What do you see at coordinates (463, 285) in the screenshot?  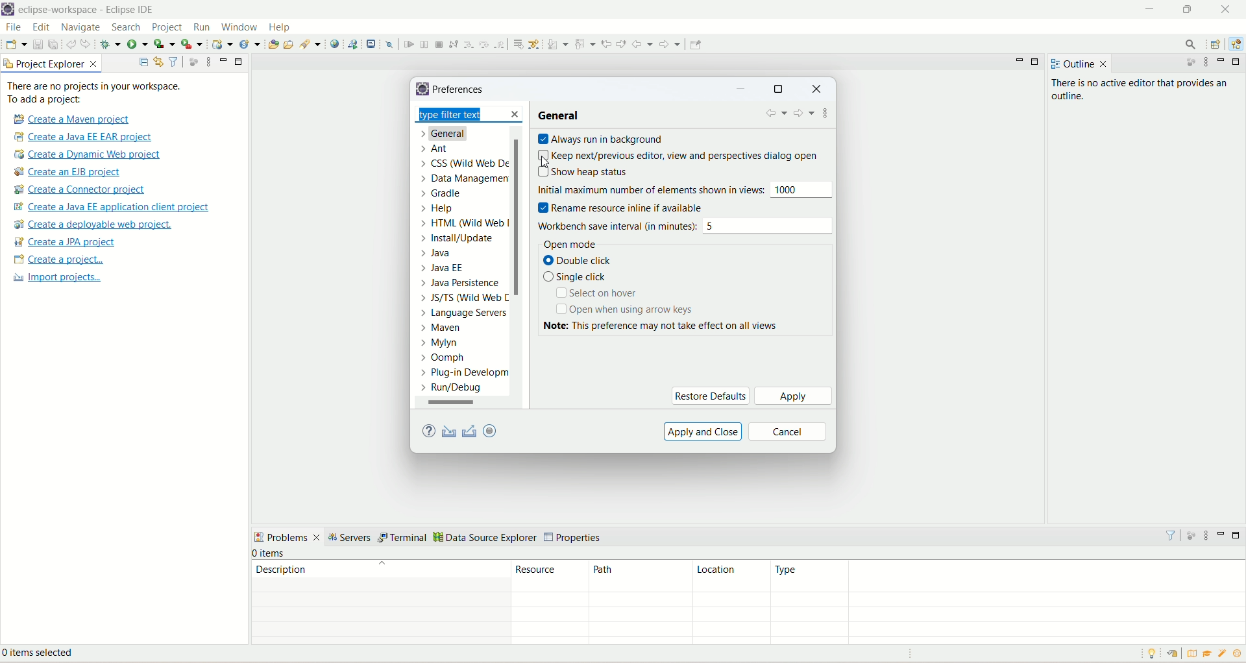 I see `Java Persistence` at bounding box center [463, 285].